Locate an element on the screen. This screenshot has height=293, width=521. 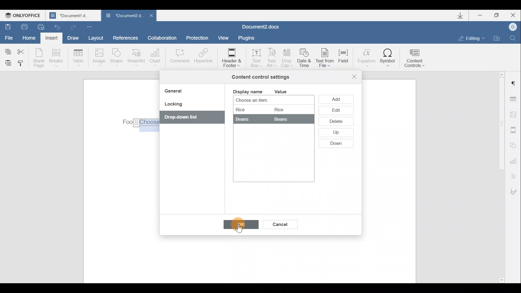
Paste is located at coordinates (6, 63).